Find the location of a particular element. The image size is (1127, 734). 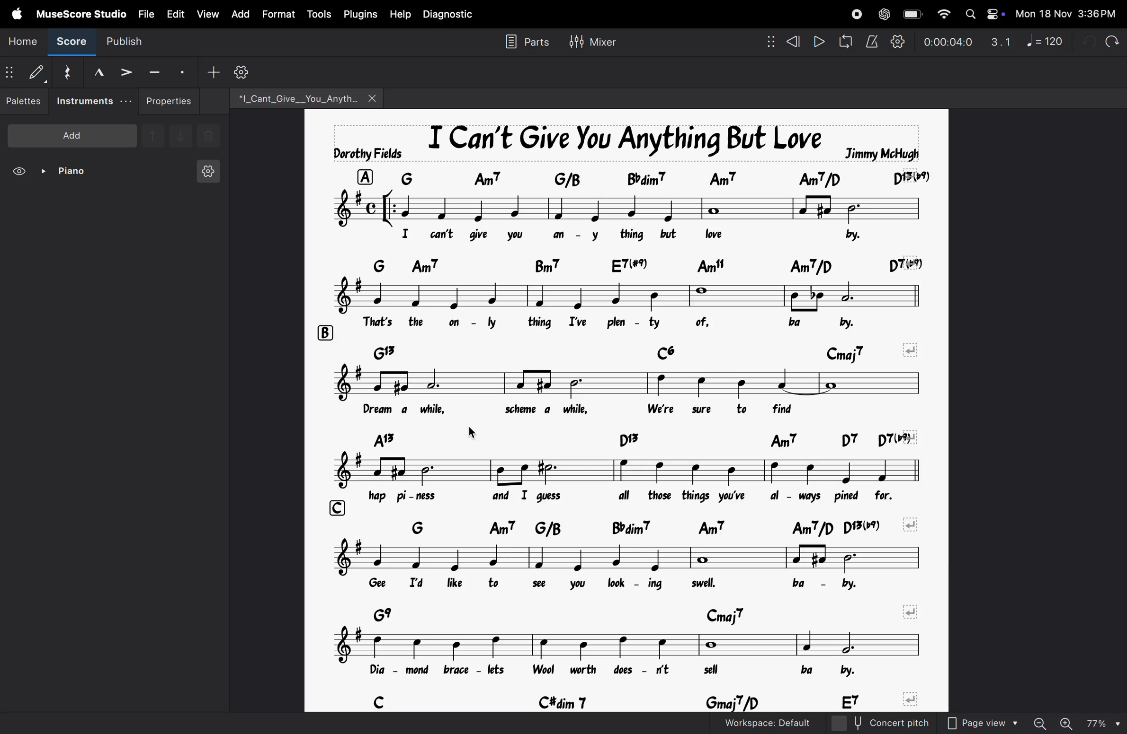

 default is located at coordinates (27, 71).